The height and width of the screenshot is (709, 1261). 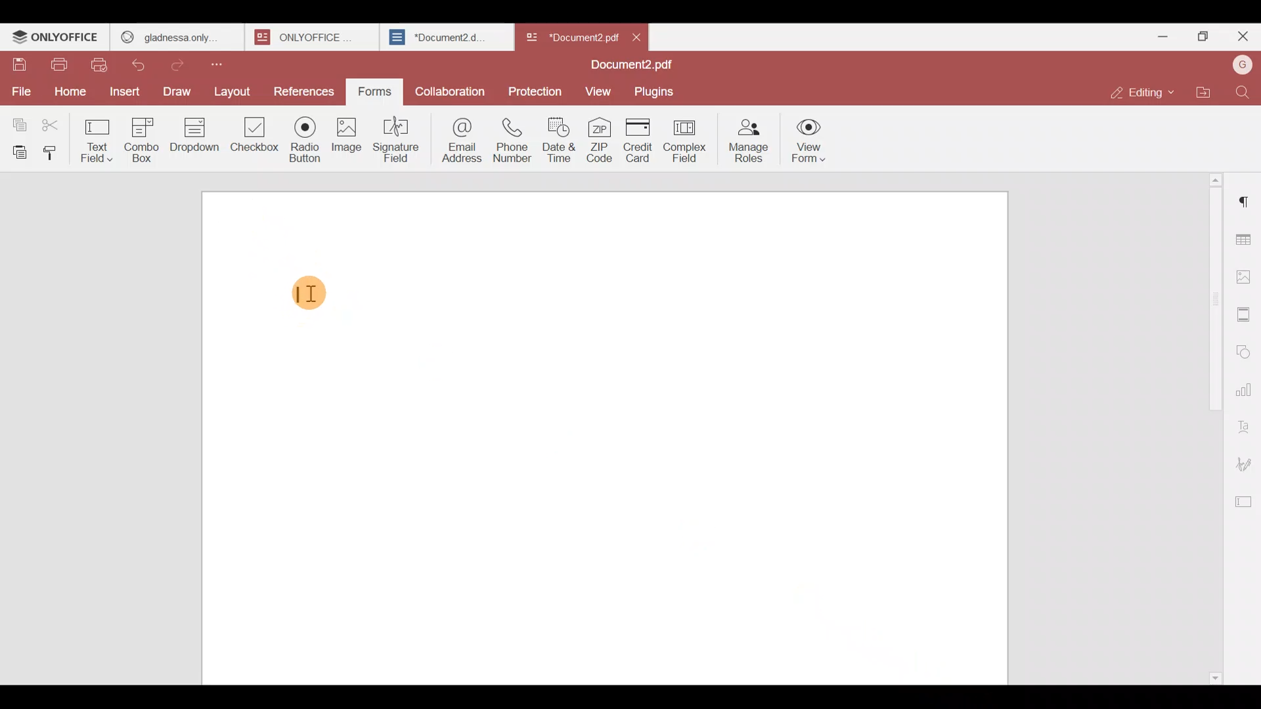 What do you see at coordinates (807, 140) in the screenshot?
I see `View form` at bounding box center [807, 140].